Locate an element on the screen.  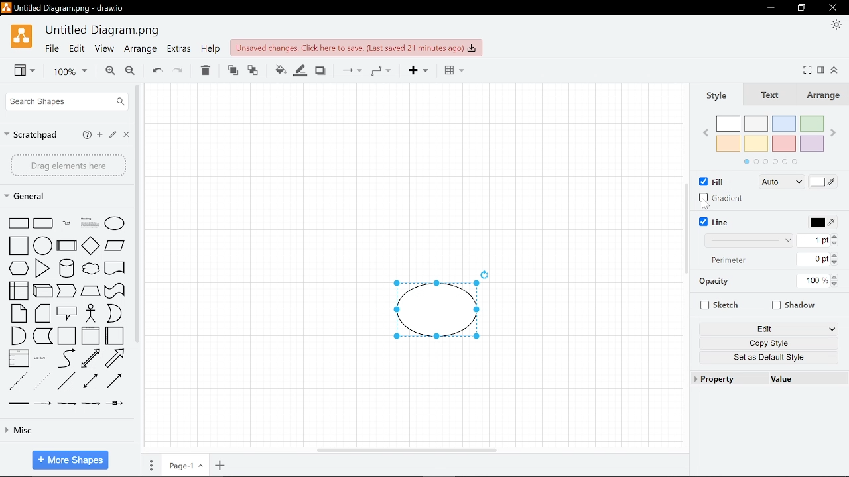
Current diagram is located at coordinates (439, 325).